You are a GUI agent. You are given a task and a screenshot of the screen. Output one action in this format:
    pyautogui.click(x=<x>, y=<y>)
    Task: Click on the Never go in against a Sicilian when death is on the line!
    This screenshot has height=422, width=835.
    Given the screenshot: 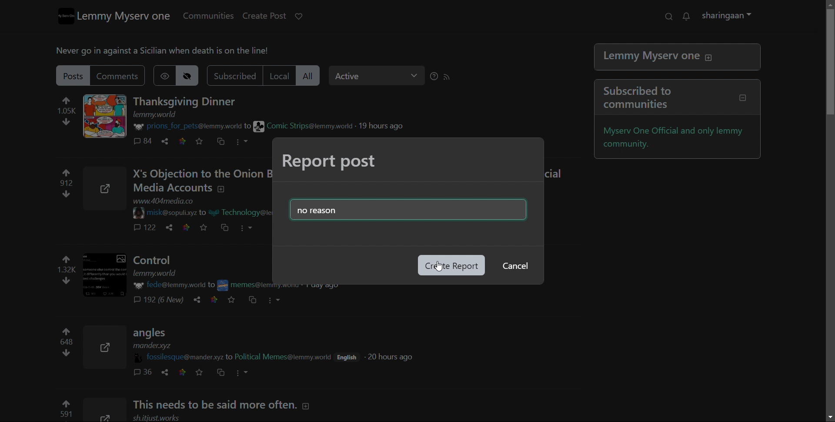 What is the action you would take?
    pyautogui.click(x=170, y=52)
    